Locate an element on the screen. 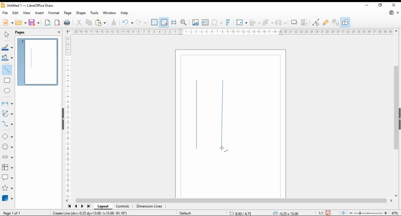 This screenshot has height=216, width=401. callout shapes is located at coordinates (8, 178).